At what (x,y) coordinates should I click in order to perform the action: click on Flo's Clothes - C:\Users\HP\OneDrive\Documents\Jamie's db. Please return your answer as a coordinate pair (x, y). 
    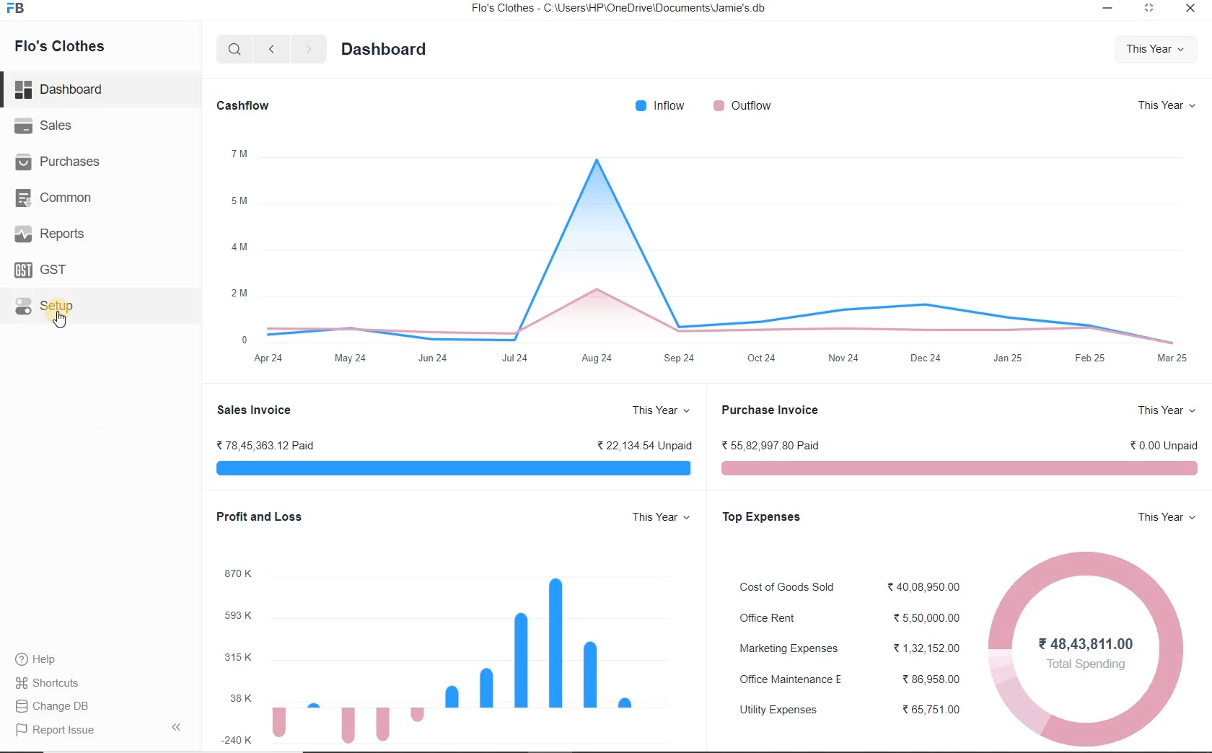
    Looking at the image, I should click on (618, 8).